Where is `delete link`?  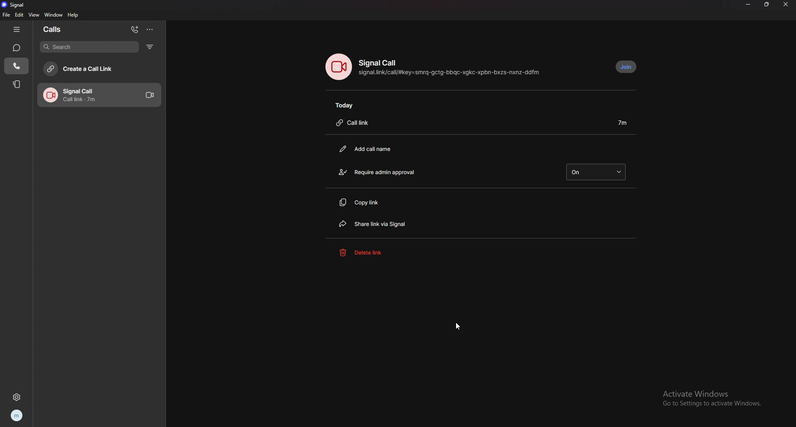 delete link is located at coordinates (378, 252).